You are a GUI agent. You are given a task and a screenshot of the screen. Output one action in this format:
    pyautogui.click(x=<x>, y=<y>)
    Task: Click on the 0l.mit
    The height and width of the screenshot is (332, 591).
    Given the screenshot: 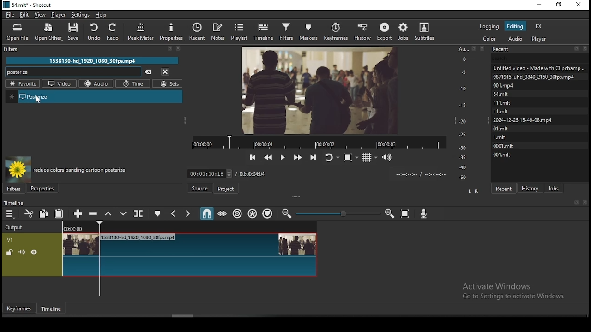 What is the action you would take?
    pyautogui.click(x=501, y=128)
    